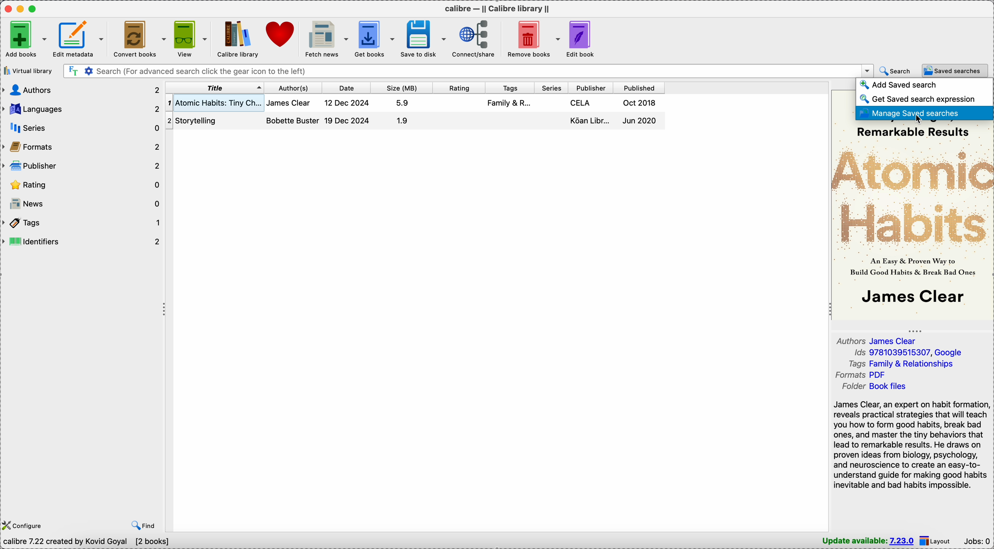  What do you see at coordinates (291, 88) in the screenshot?
I see `author(s)` at bounding box center [291, 88].